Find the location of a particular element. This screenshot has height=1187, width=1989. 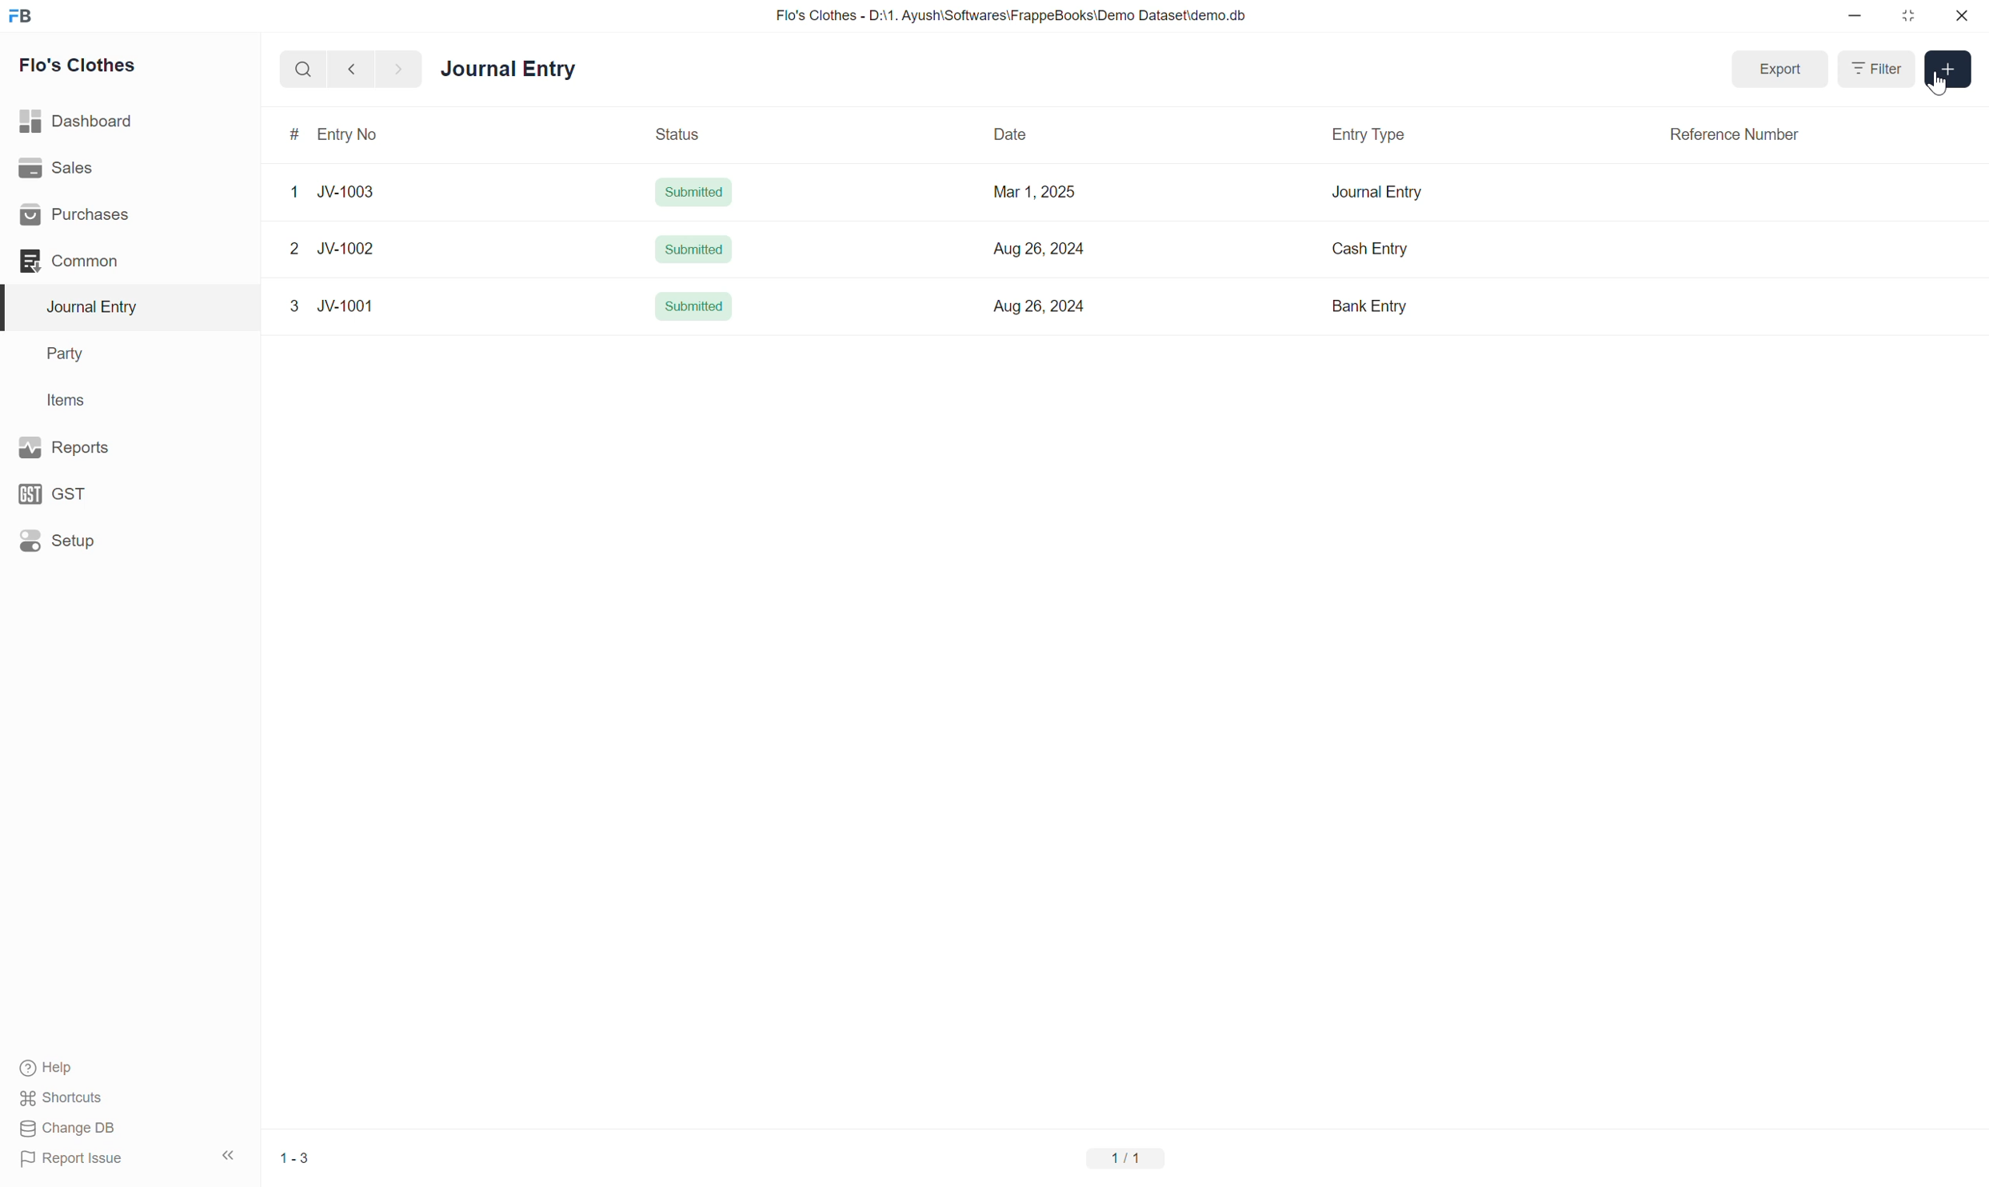

JV-1002 is located at coordinates (349, 250).